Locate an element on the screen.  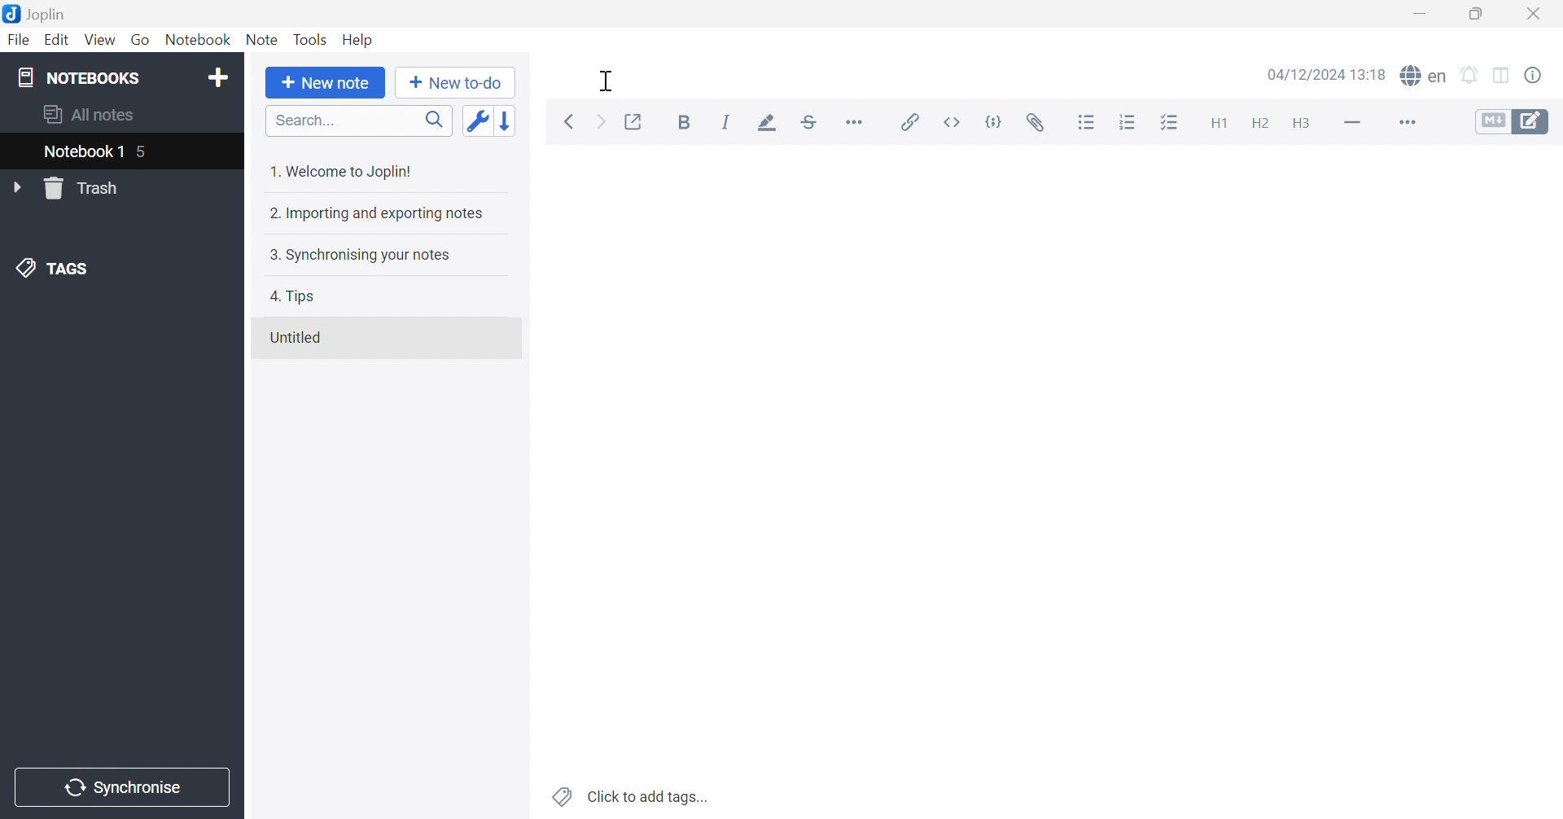
Bulleted list is located at coordinates (1088, 124).